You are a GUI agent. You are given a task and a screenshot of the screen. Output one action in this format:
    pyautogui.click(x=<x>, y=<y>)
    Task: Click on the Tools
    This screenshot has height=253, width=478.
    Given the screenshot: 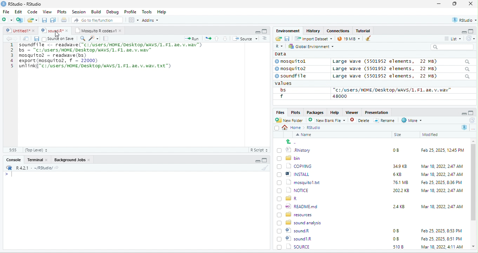 What is the action you would take?
    pyautogui.click(x=147, y=12)
    